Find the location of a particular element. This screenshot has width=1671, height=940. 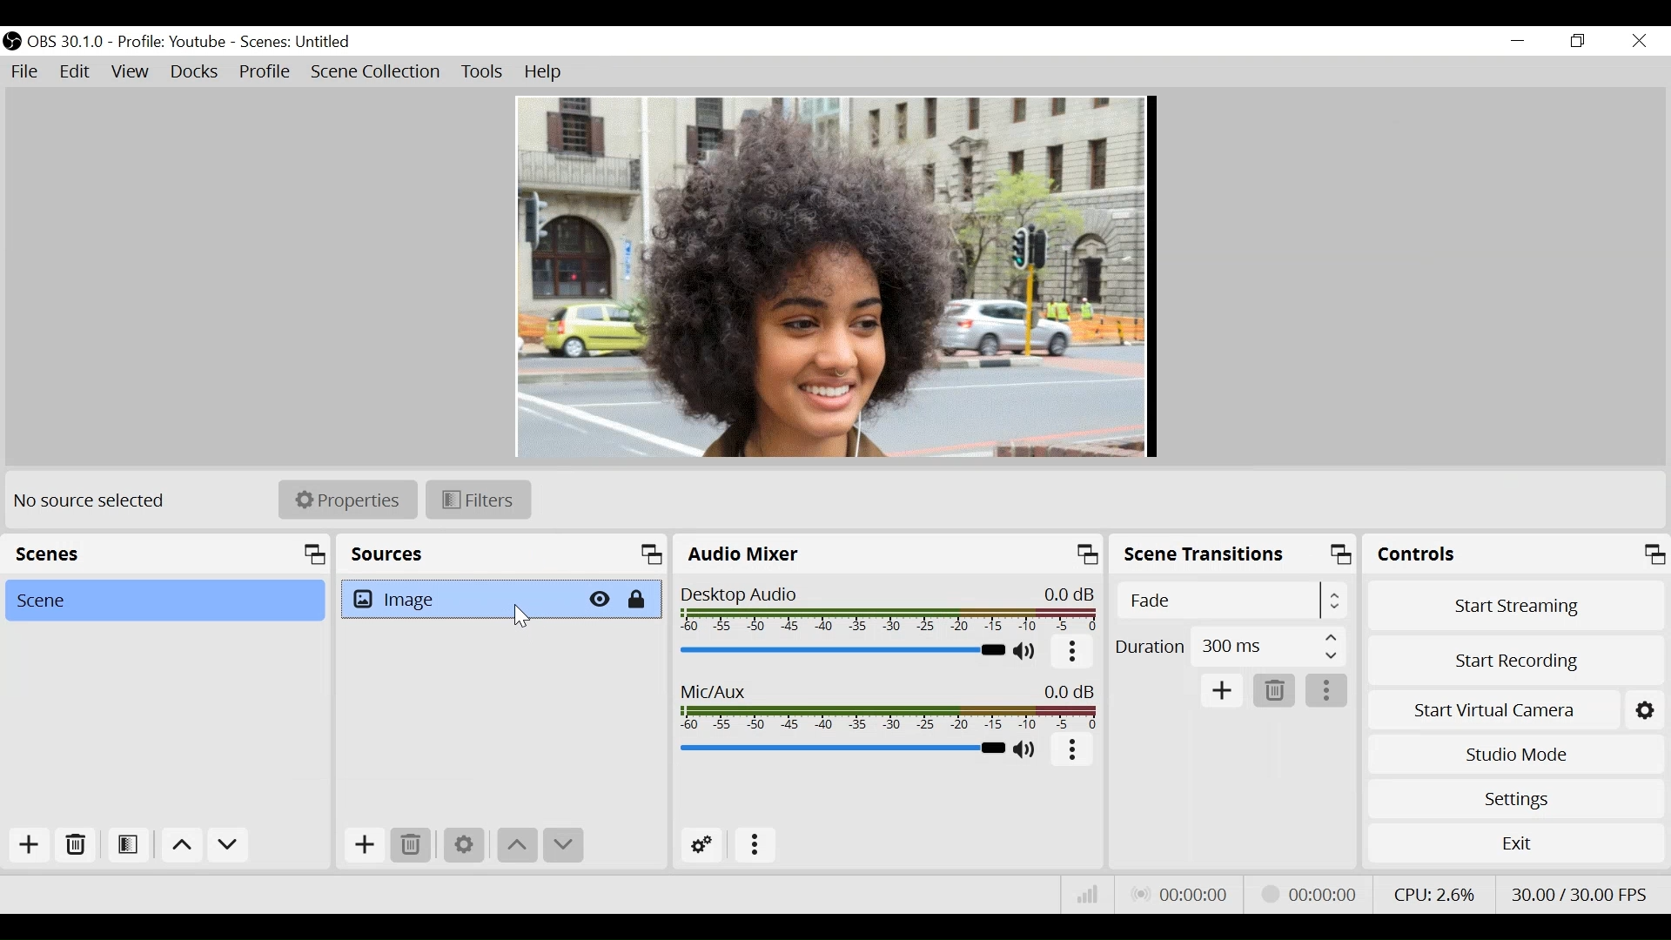

Add is located at coordinates (36, 846).